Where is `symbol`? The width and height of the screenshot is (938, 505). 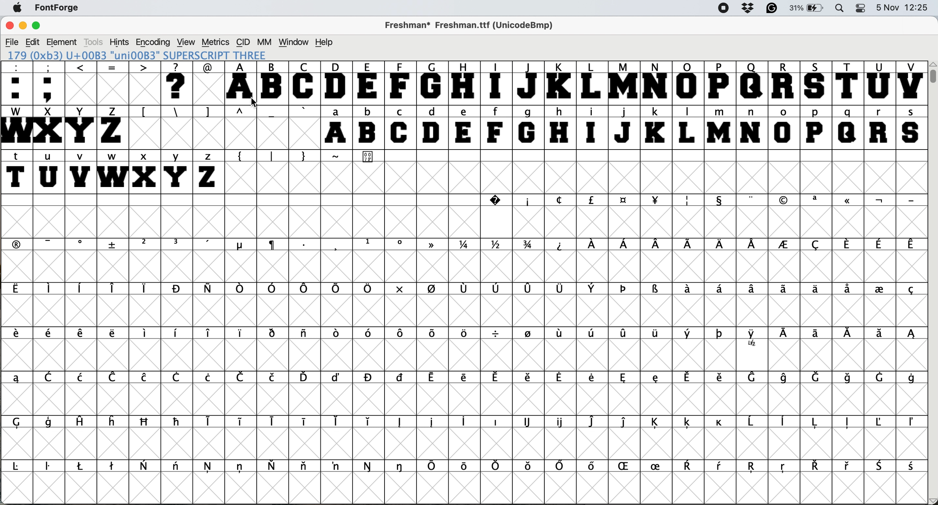
symbol is located at coordinates (433, 466).